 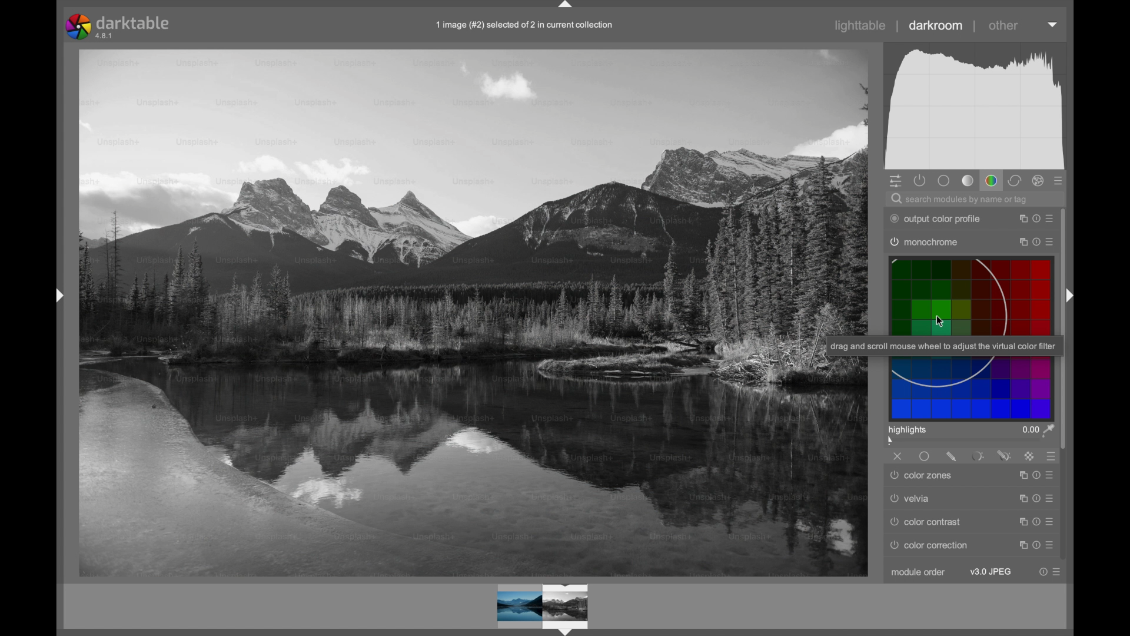 What do you see at coordinates (1053, 521) in the screenshot?
I see `presets` at bounding box center [1053, 521].